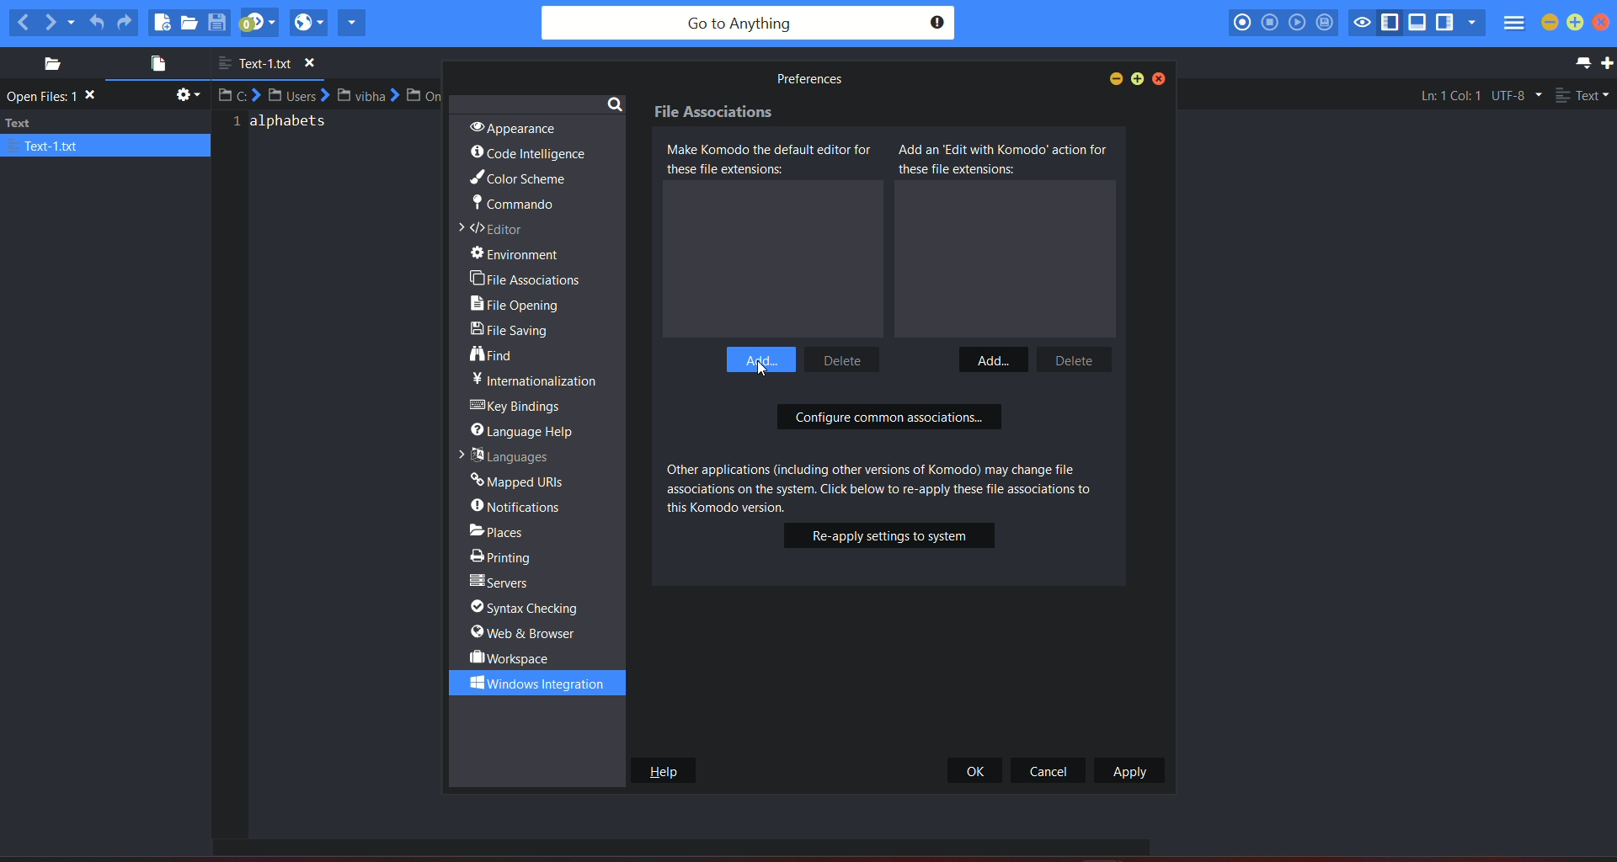 The image size is (1617, 862). I want to click on Other applications (including other versions of Komodo) may change file
associations on the system. Click below to re-apply these file associations to
this Komodo version., so click(894, 485).